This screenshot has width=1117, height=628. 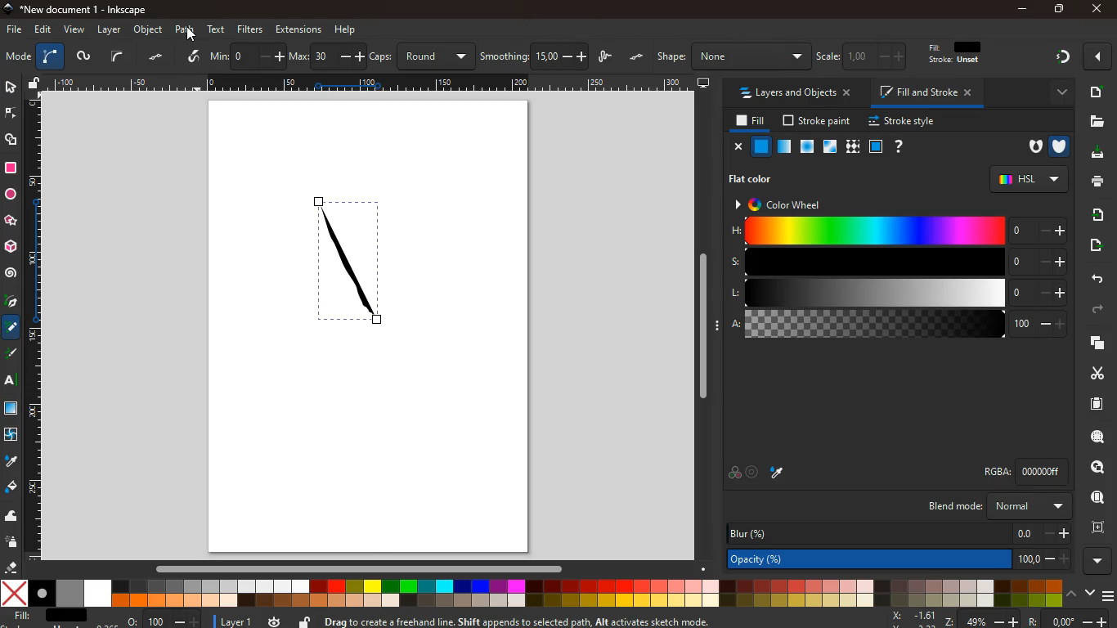 What do you see at coordinates (733, 56) in the screenshot?
I see `shape` at bounding box center [733, 56].